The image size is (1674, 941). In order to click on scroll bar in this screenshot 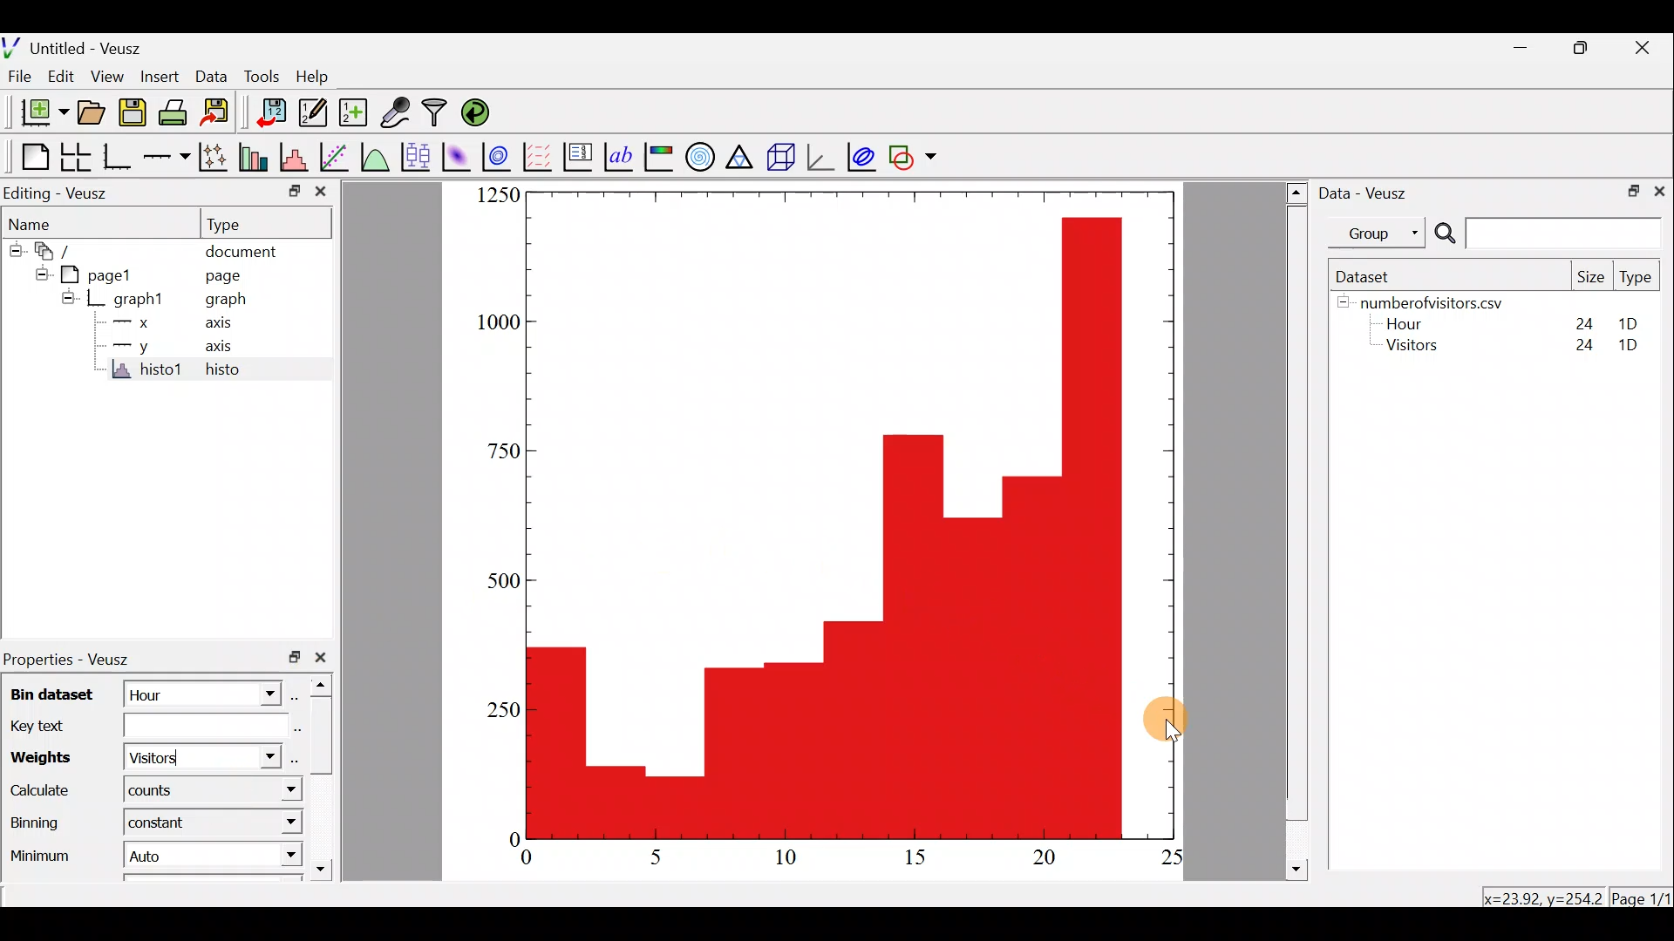, I will do `click(1294, 529)`.